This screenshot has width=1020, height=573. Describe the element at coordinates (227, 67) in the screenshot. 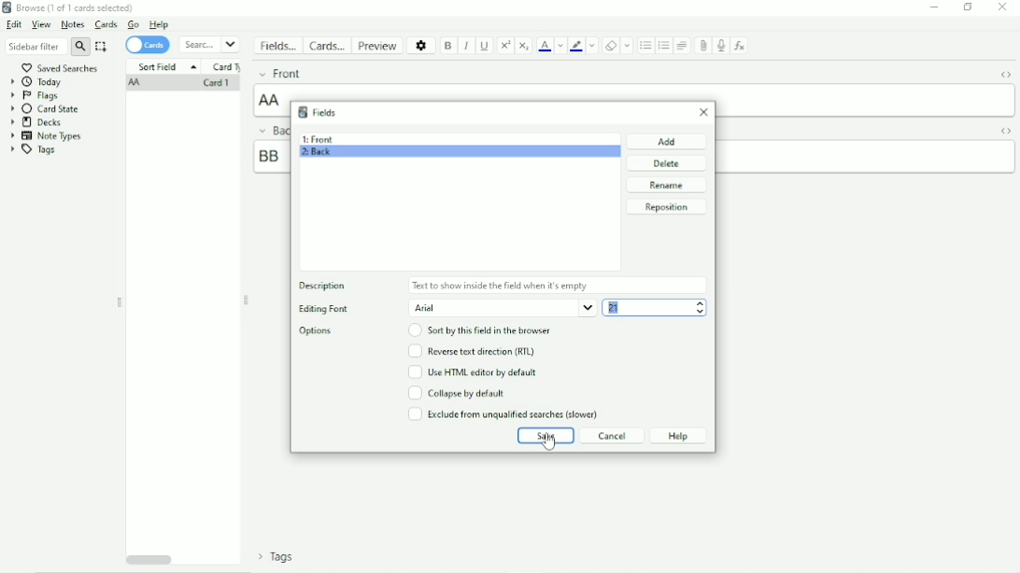

I see `Card Type` at that location.